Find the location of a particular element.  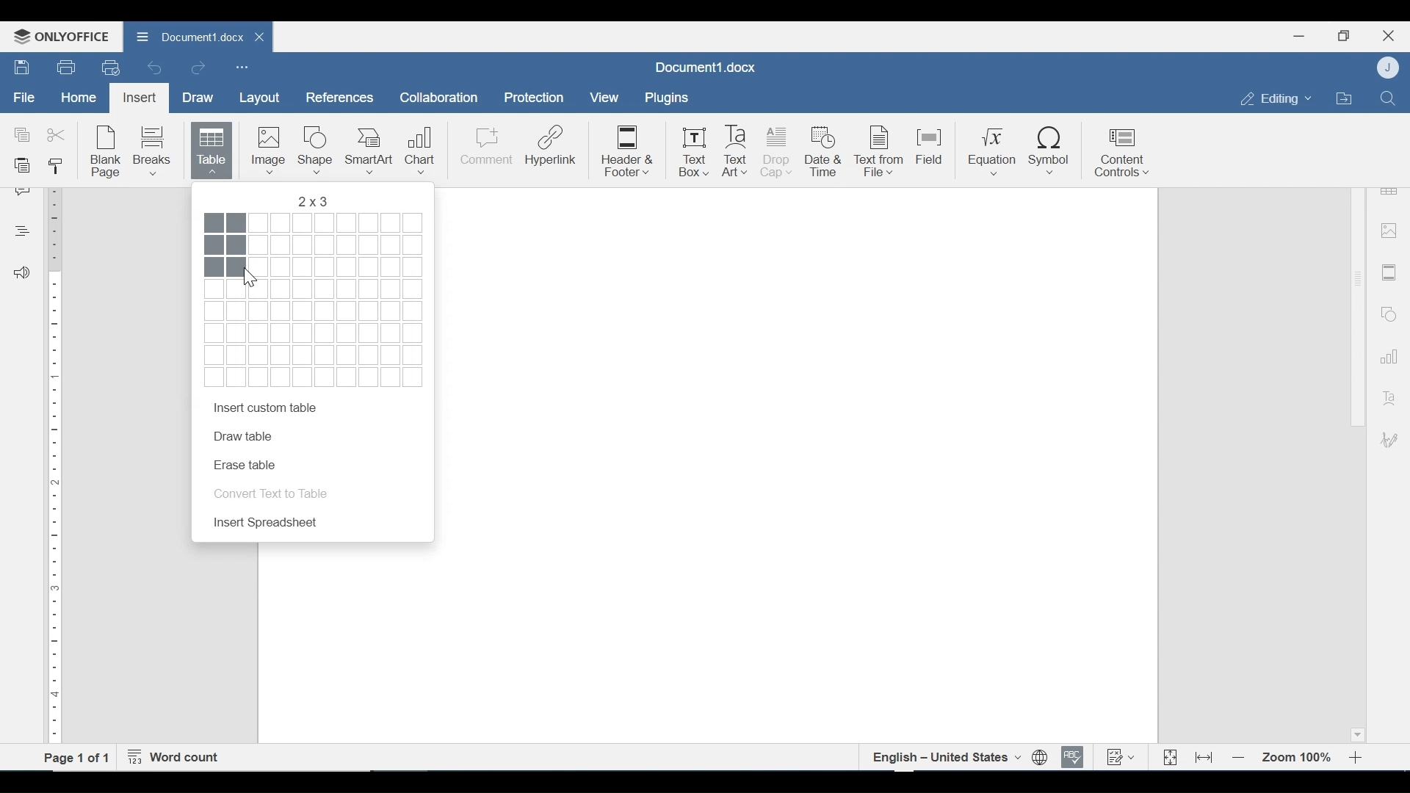

Redo is located at coordinates (198, 68).